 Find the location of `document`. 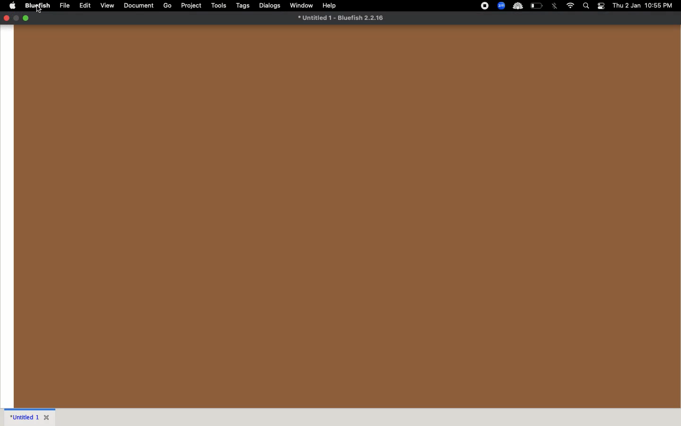

document is located at coordinates (138, 5).